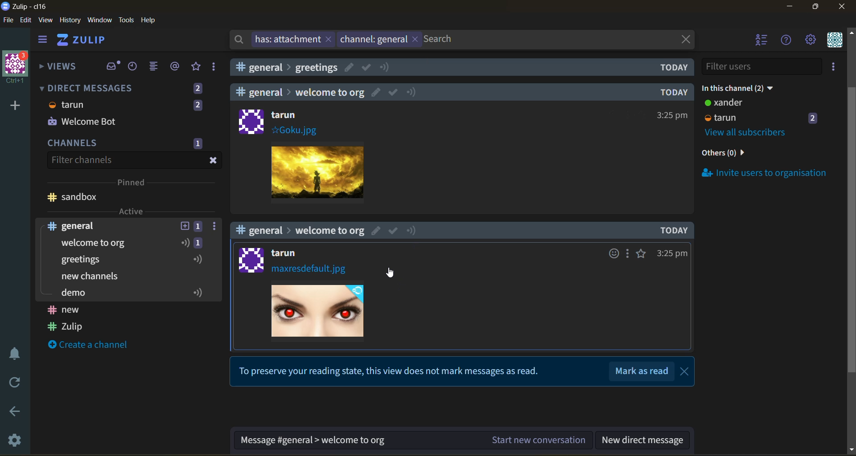 Image resolution: width=856 pixels, height=456 pixels. What do you see at coordinates (834, 66) in the screenshot?
I see `invite users to organisation` at bounding box center [834, 66].